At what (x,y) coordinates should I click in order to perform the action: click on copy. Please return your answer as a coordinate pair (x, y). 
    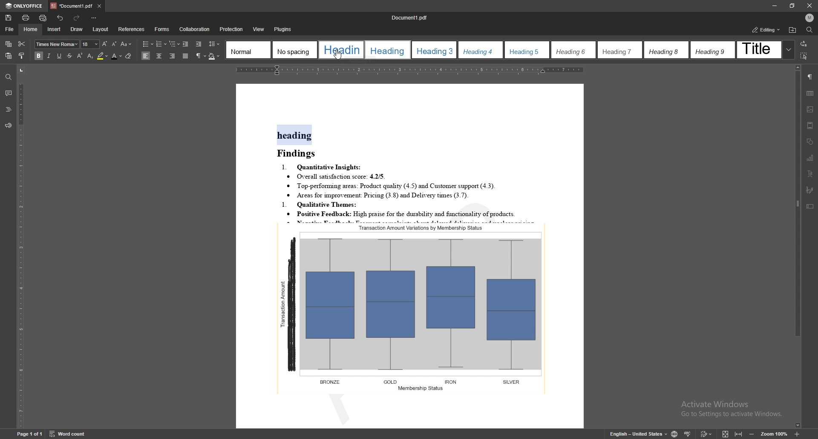
    Looking at the image, I should click on (9, 44).